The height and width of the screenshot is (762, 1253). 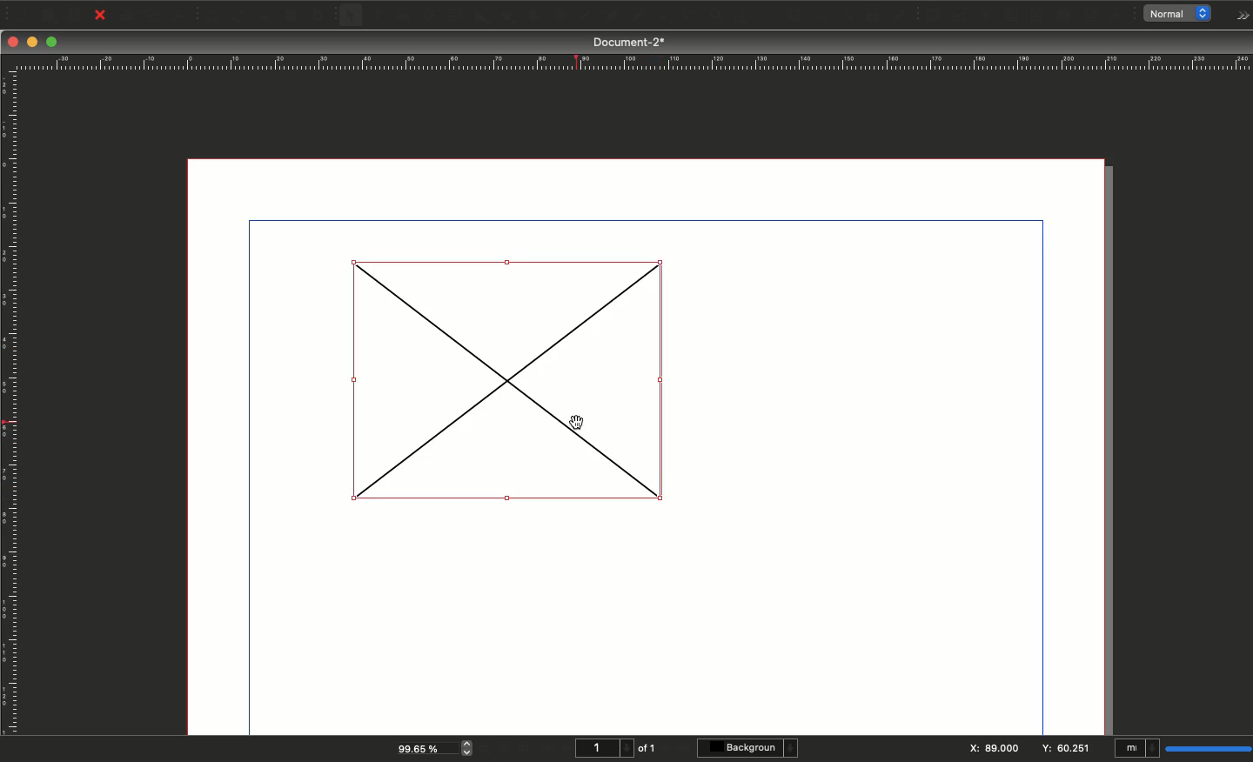 What do you see at coordinates (584, 17) in the screenshot?
I see `Line` at bounding box center [584, 17].